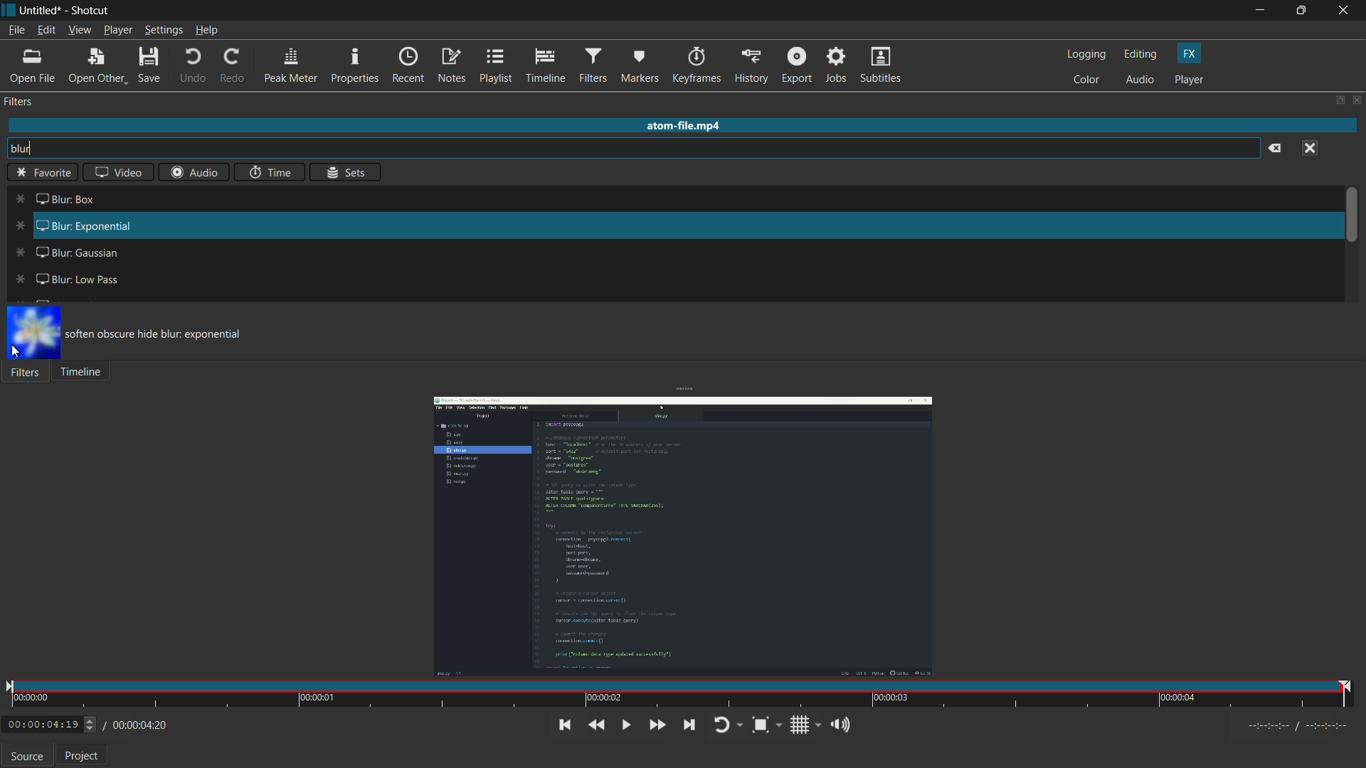 This screenshot has width=1366, height=768. I want to click on audio, so click(1141, 81).